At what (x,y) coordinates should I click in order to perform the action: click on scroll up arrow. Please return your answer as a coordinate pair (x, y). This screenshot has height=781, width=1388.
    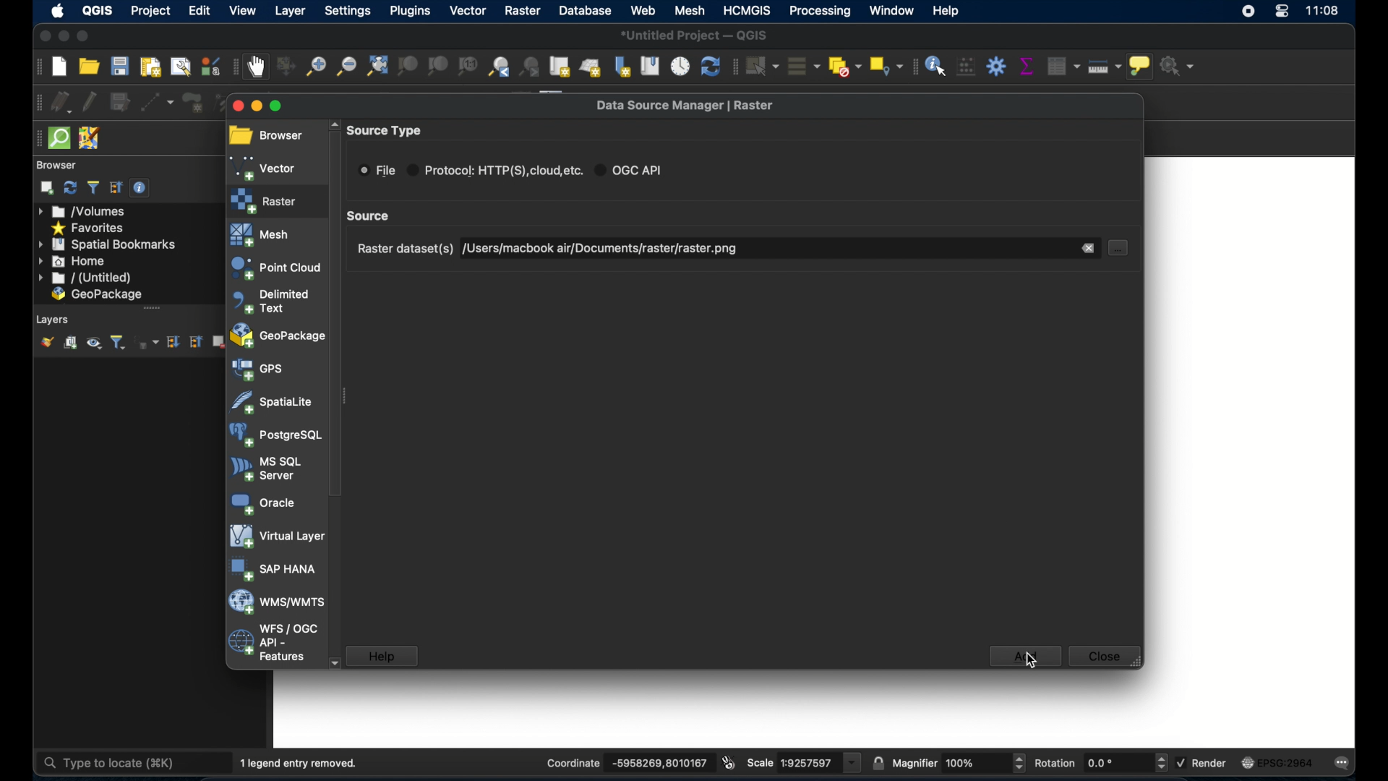
    Looking at the image, I should click on (335, 124).